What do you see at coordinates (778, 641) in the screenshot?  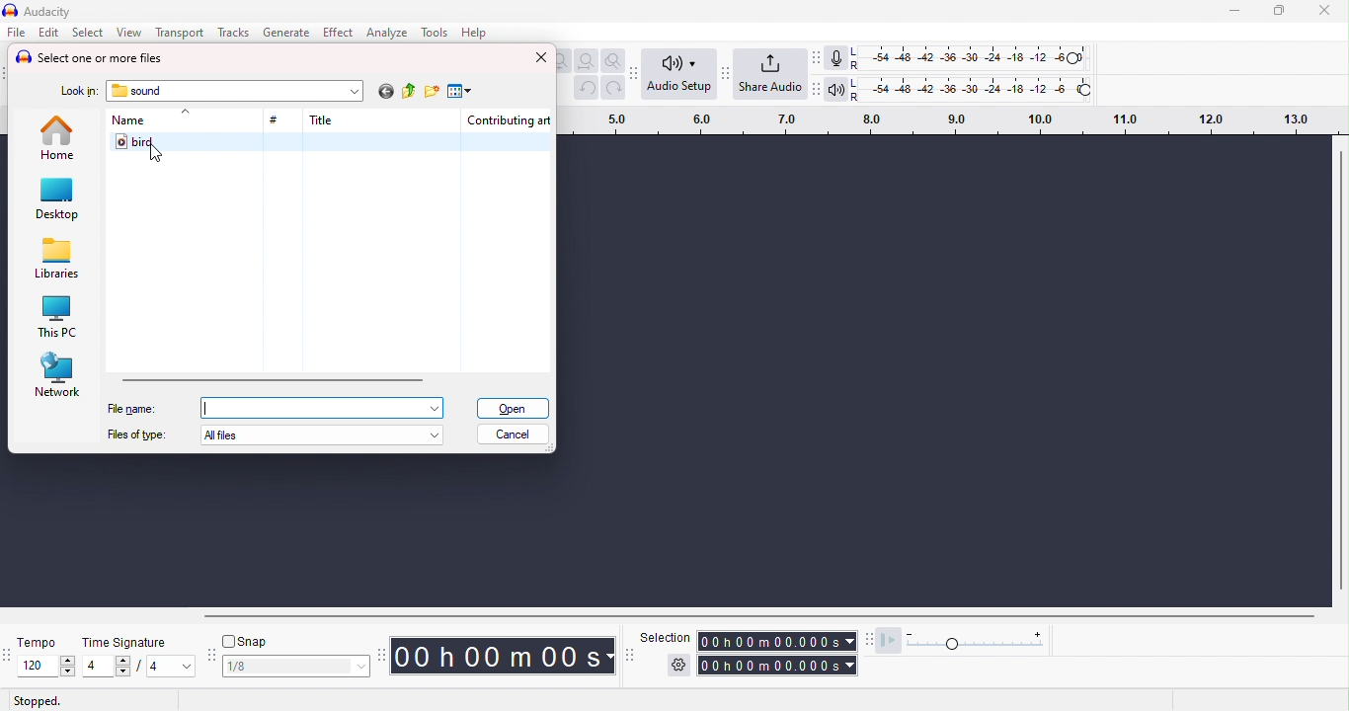 I see `selection time` at bounding box center [778, 641].